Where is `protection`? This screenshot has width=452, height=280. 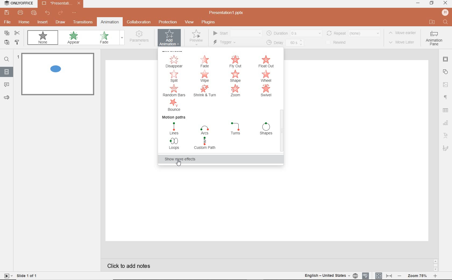 protection is located at coordinates (167, 22).